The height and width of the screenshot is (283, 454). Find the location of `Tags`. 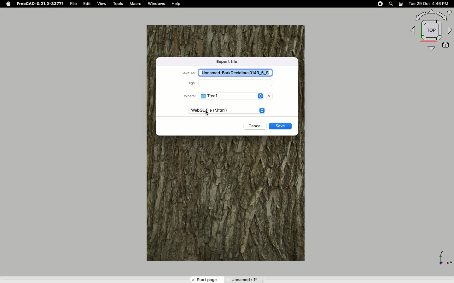

Tags is located at coordinates (191, 83).